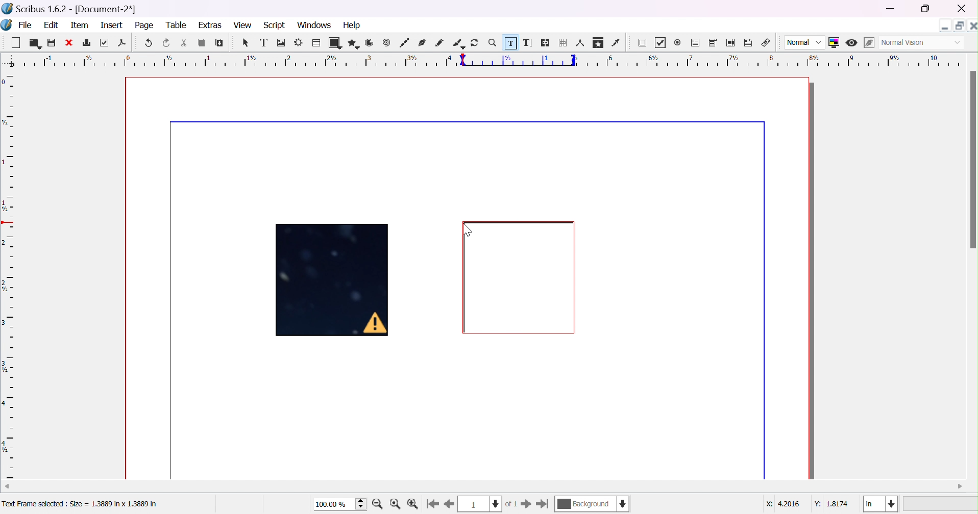 The width and height of the screenshot is (978, 514). I want to click on text annotation, so click(749, 41).